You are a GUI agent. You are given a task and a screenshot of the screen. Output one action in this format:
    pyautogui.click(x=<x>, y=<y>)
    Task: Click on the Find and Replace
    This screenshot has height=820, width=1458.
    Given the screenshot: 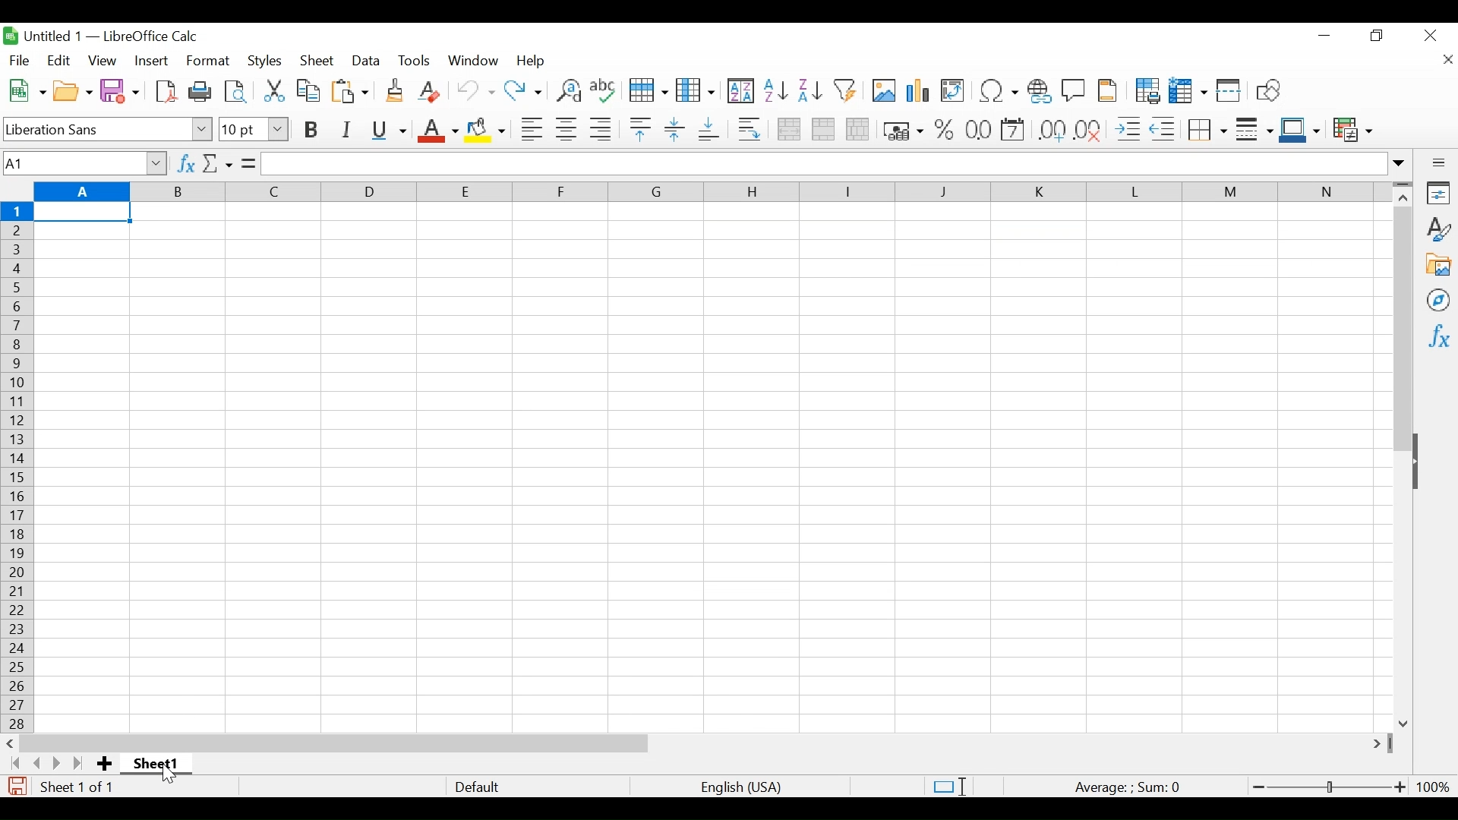 What is the action you would take?
    pyautogui.click(x=566, y=91)
    